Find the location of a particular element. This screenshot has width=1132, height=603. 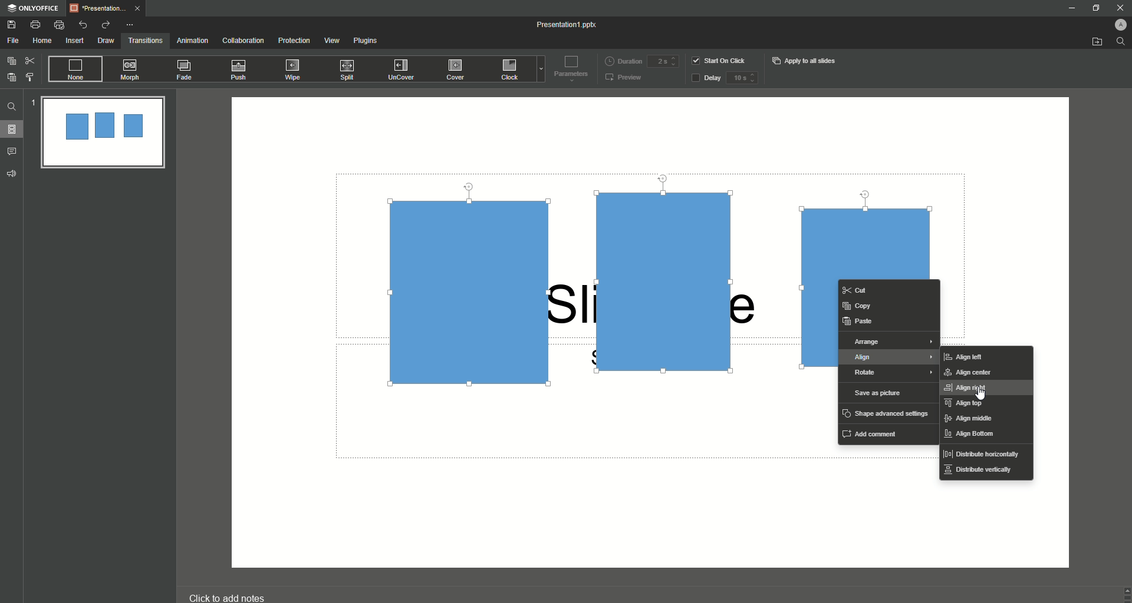

More Options is located at coordinates (131, 25).